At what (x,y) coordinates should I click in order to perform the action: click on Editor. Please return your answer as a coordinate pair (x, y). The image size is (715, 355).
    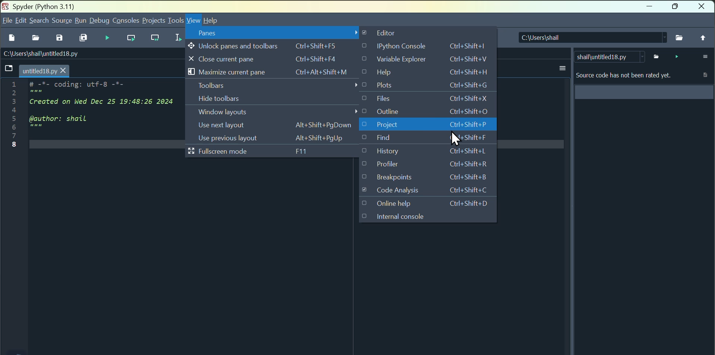
    Looking at the image, I should click on (418, 31).